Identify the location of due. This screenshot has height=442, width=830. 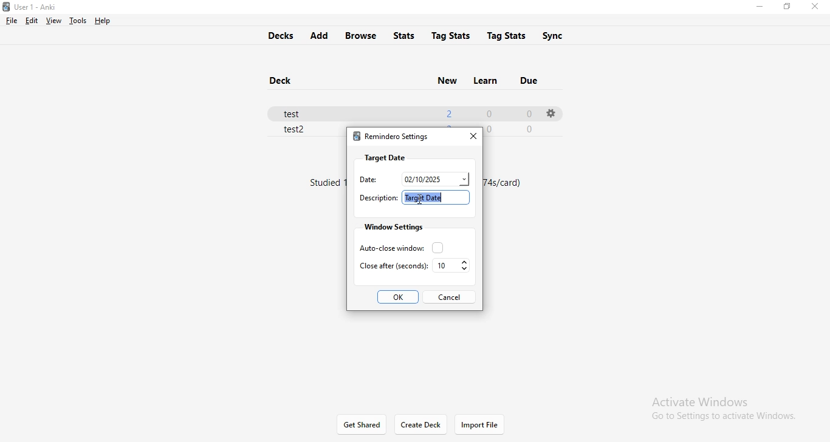
(531, 79).